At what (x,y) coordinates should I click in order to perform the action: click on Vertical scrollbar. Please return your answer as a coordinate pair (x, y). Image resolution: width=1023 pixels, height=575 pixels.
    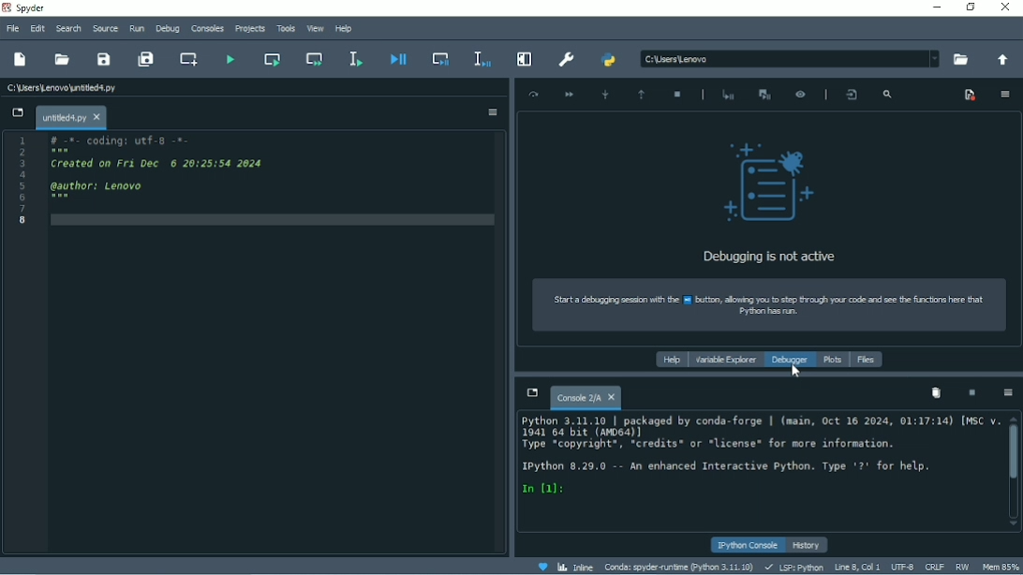
    Looking at the image, I should click on (1014, 453).